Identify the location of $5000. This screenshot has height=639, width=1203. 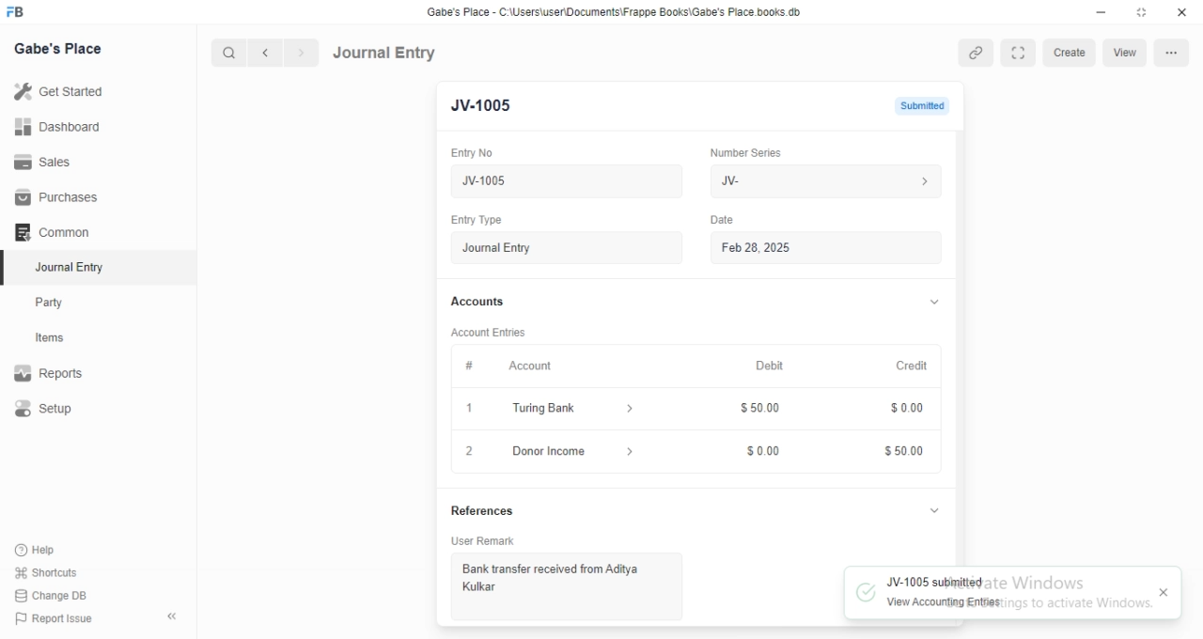
(906, 451).